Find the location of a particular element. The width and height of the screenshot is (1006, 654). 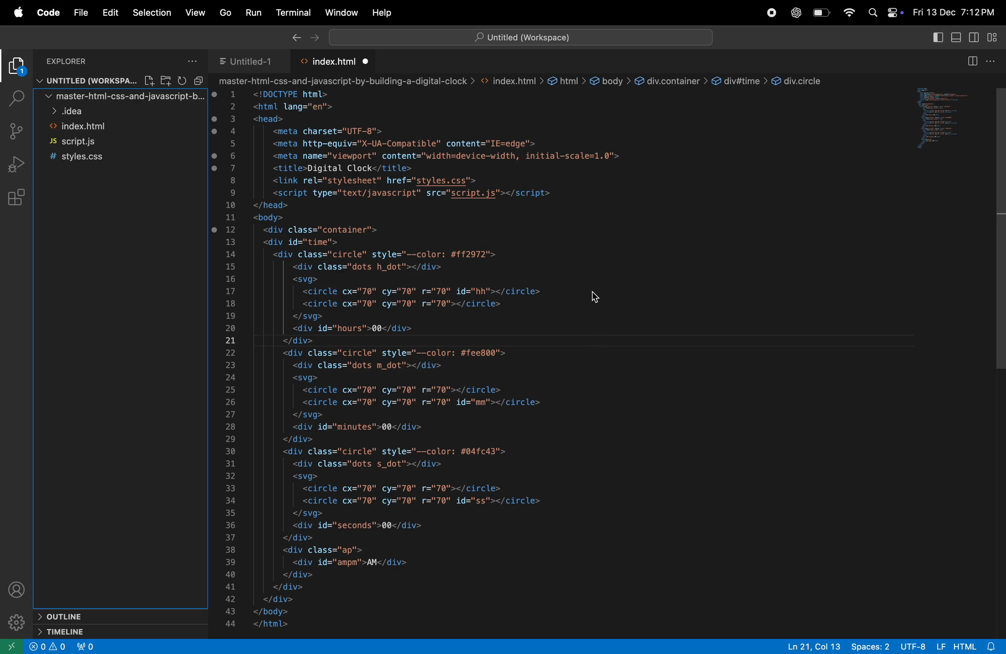

toggle secondary side bar is located at coordinates (976, 38).